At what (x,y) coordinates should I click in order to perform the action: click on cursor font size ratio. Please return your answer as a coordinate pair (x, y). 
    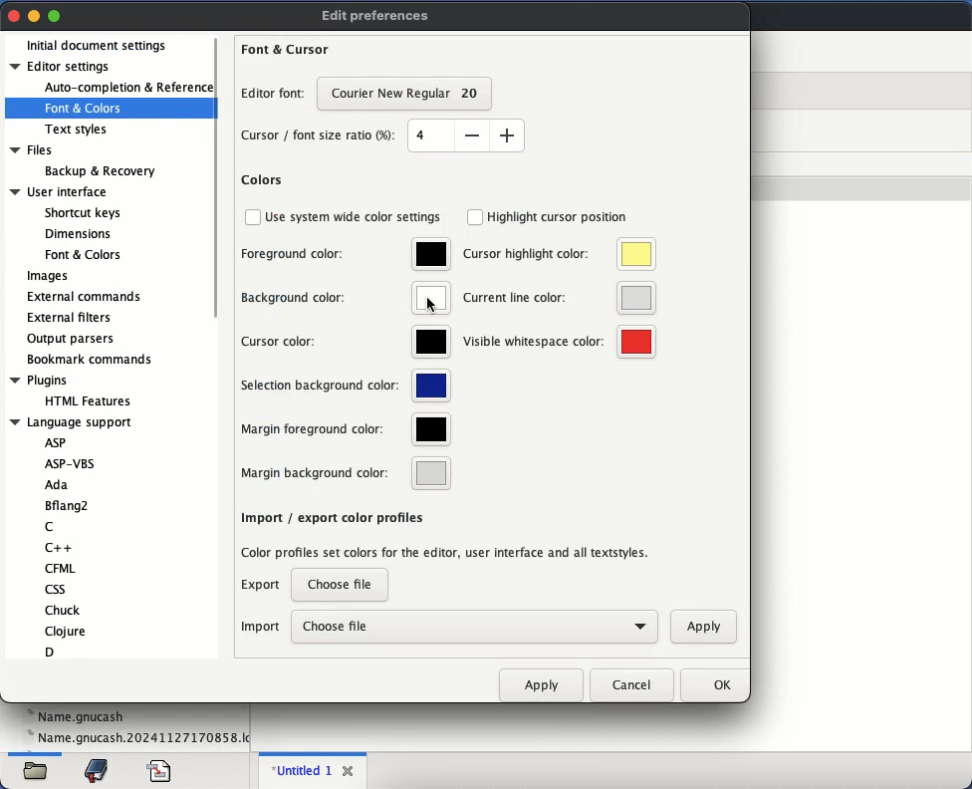
    Looking at the image, I should click on (322, 136).